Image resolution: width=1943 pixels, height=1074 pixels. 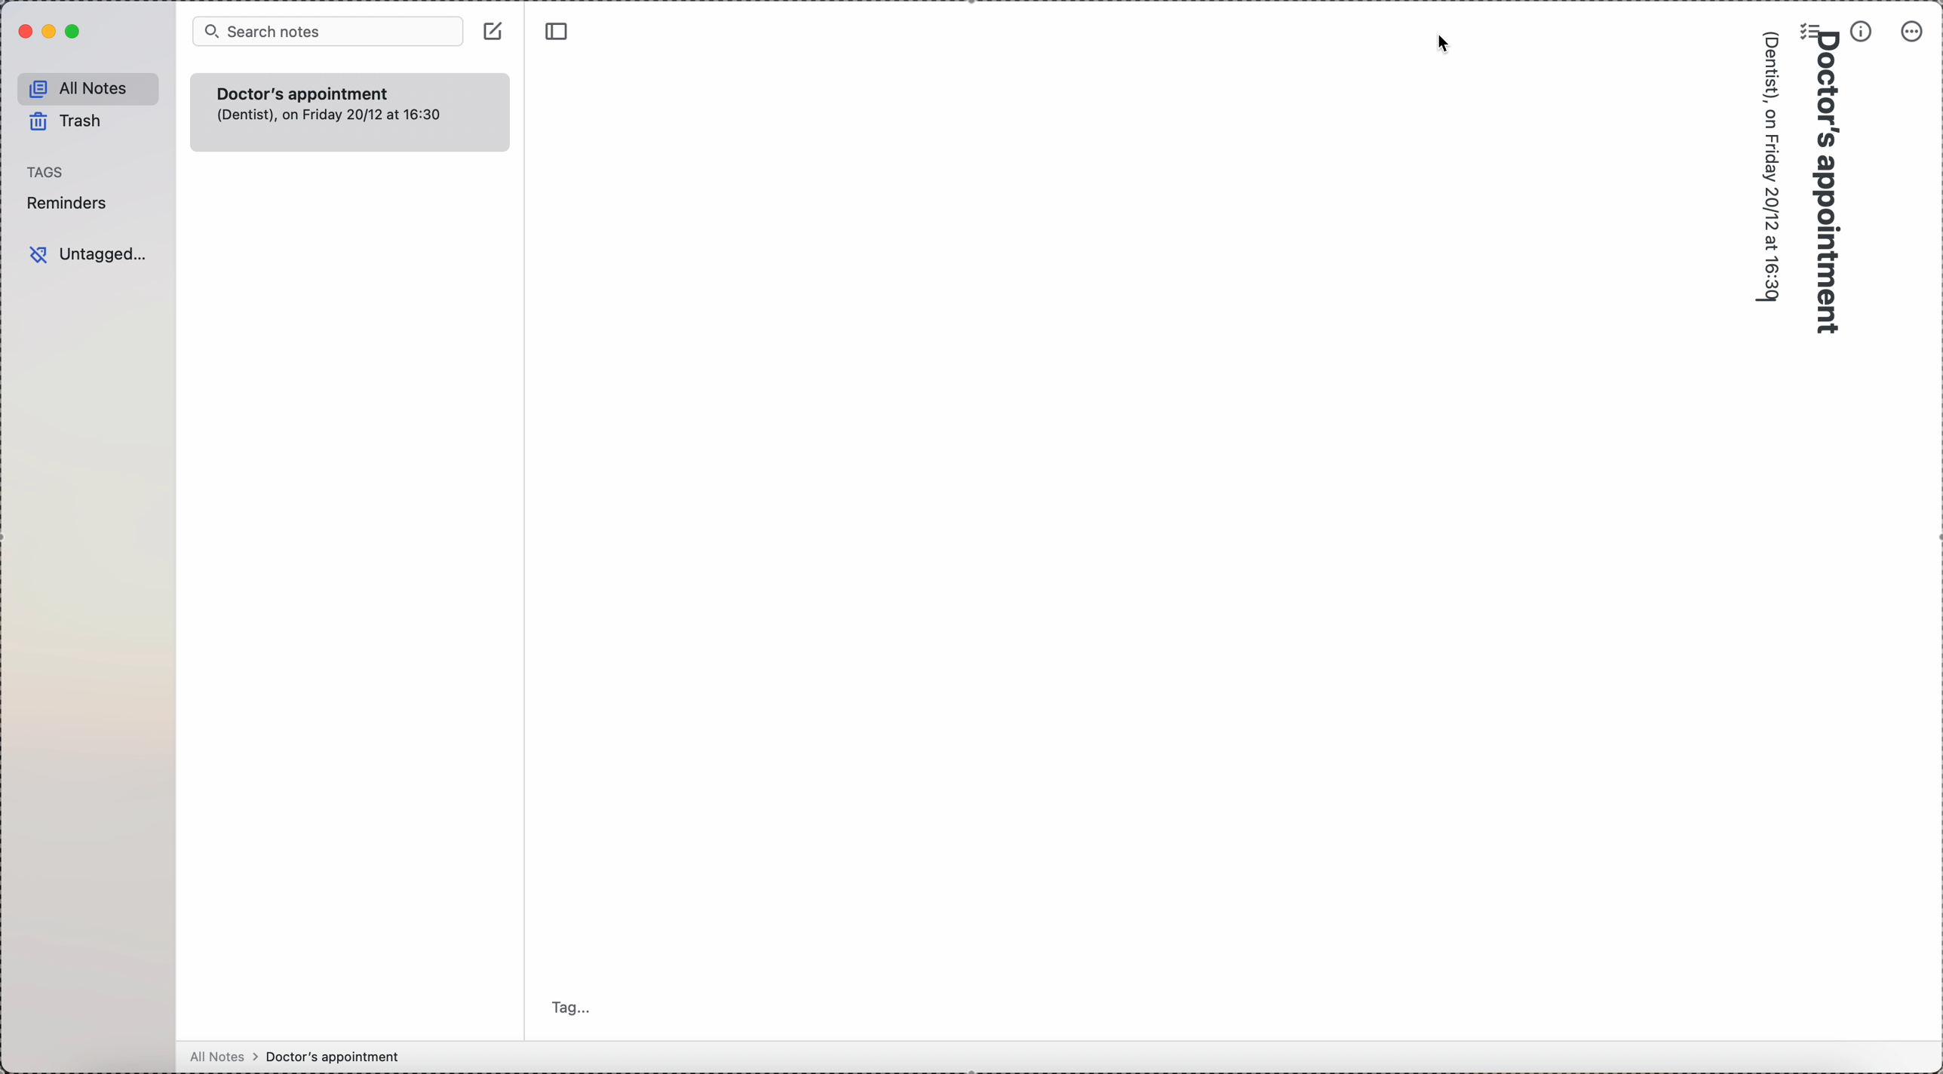 I want to click on (D, so click(x=1772, y=35).